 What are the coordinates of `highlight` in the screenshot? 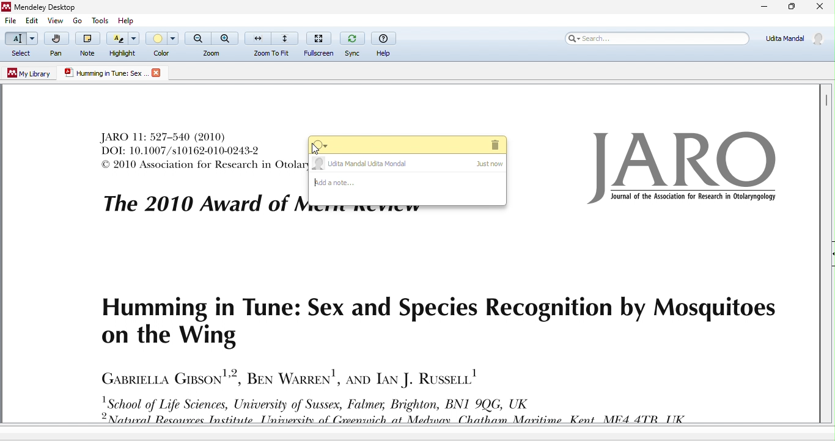 It's located at (123, 45).